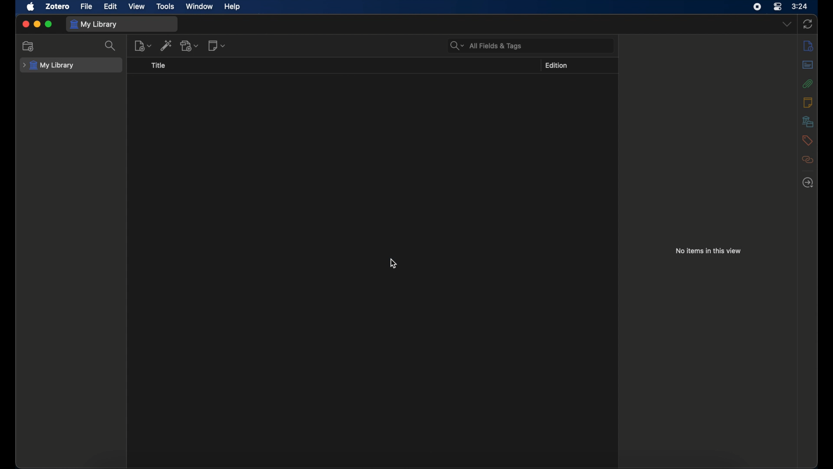 The height and width of the screenshot is (469, 833). Describe the element at coordinates (143, 46) in the screenshot. I see `new item` at that location.